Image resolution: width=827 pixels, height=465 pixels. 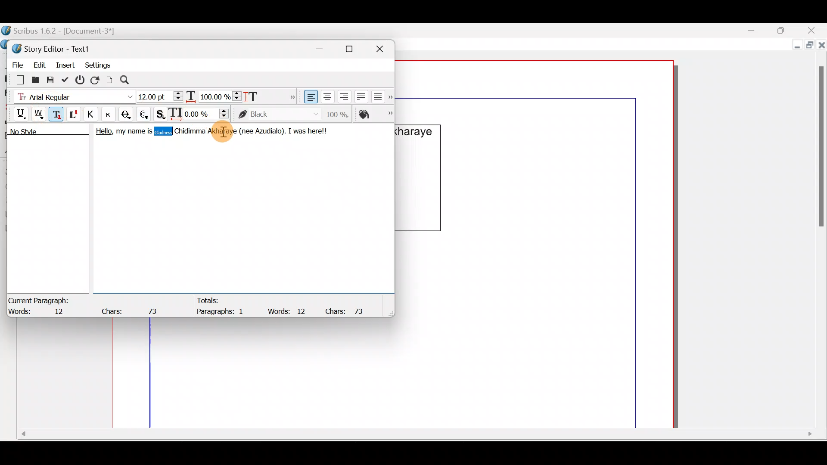 What do you see at coordinates (190, 129) in the screenshot?
I see `Chidimma` at bounding box center [190, 129].